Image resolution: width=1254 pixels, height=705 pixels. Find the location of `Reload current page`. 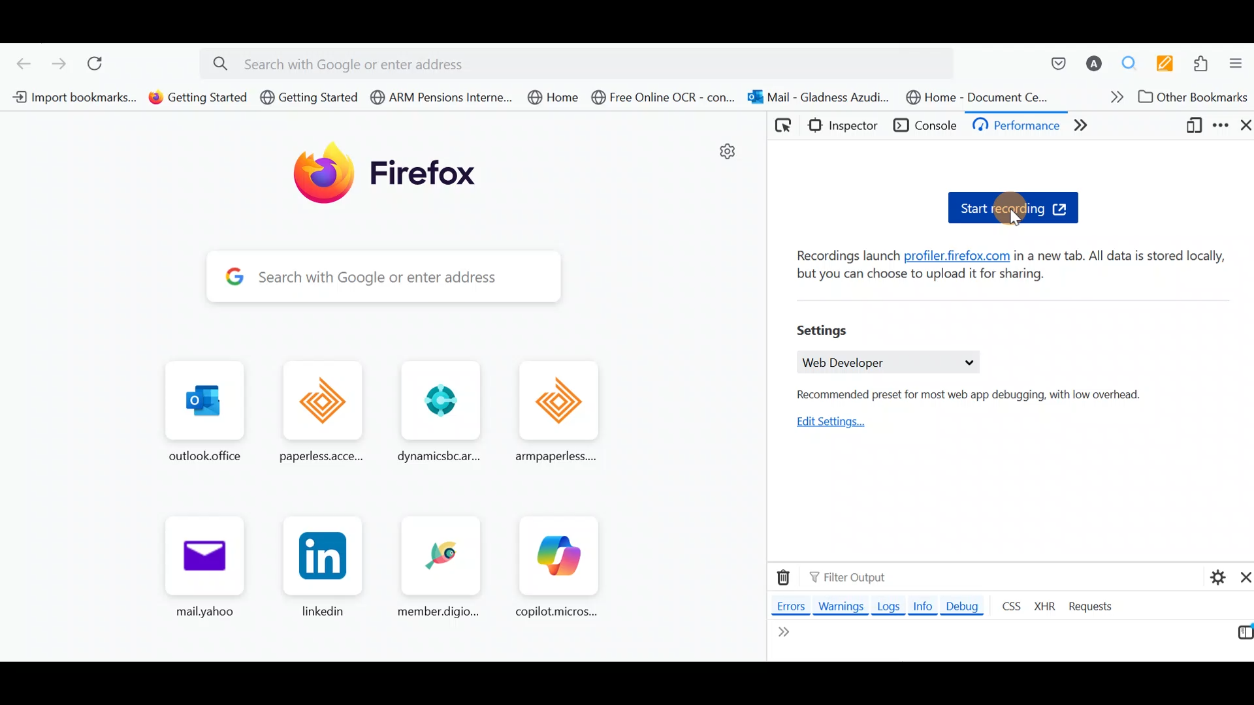

Reload current page is located at coordinates (104, 65).